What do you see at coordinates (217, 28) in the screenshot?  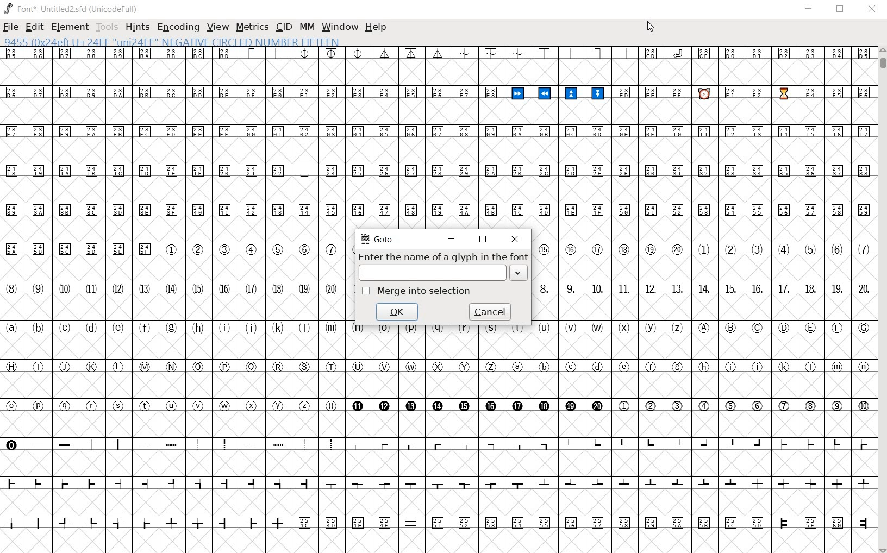 I see `VIEW` at bounding box center [217, 28].